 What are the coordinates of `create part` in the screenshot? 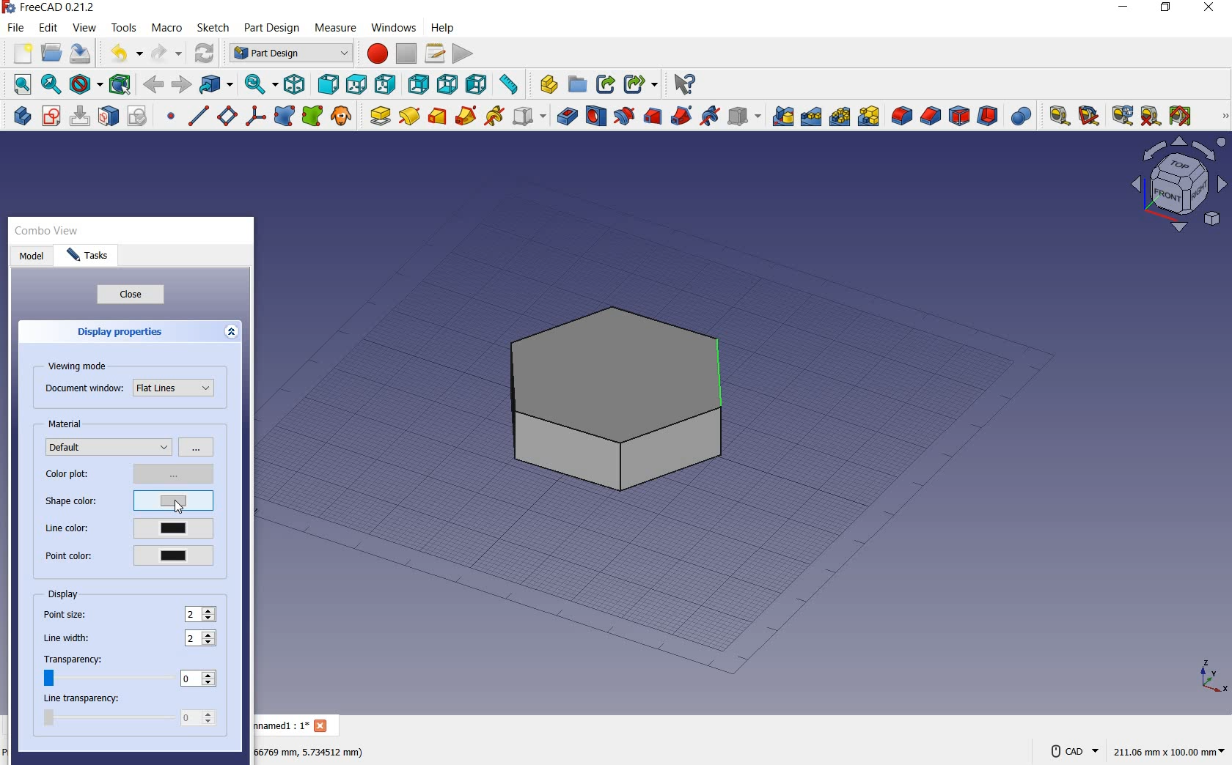 It's located at (545, 84).